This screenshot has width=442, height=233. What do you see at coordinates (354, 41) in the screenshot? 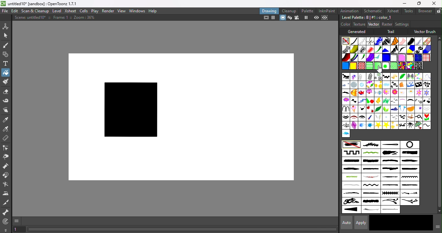
I see `Constant` at bounding box center [354, 41].